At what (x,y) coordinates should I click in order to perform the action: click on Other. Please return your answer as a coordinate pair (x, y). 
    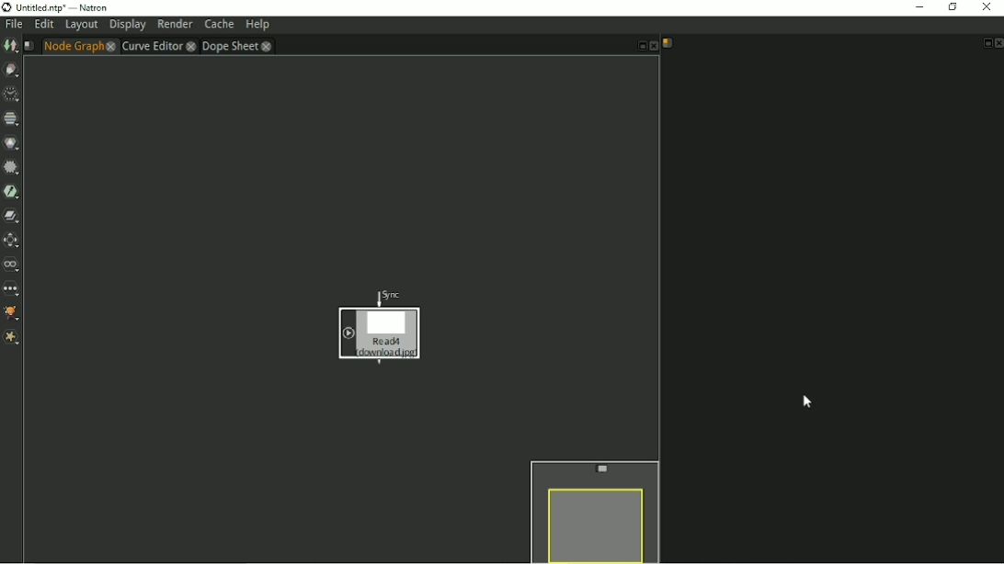
    Looking at the image, I should click on (12, 289).